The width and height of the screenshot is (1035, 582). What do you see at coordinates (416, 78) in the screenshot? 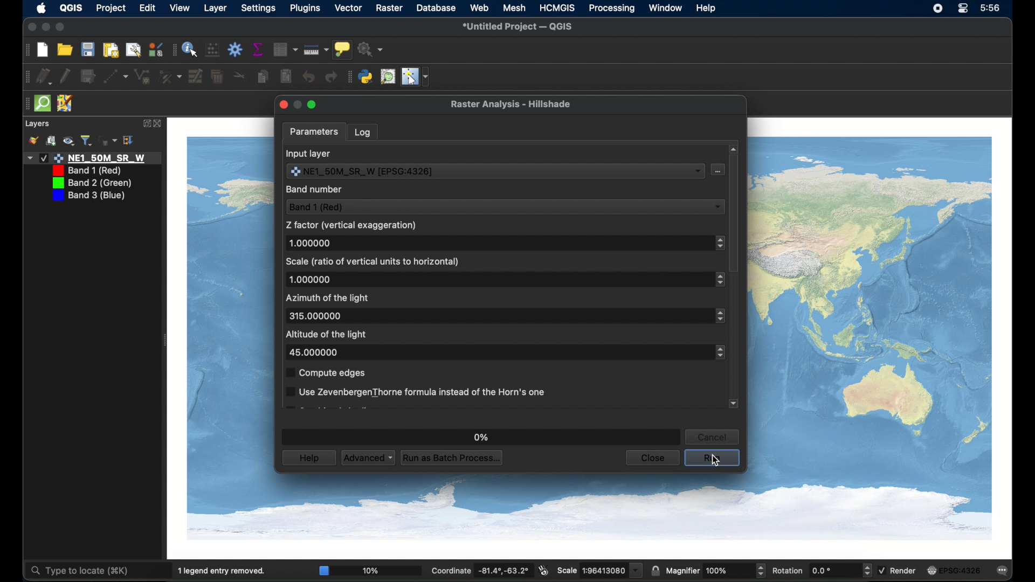
I see `switches mouse to configurable pointer` at bounding box center [416, 78].